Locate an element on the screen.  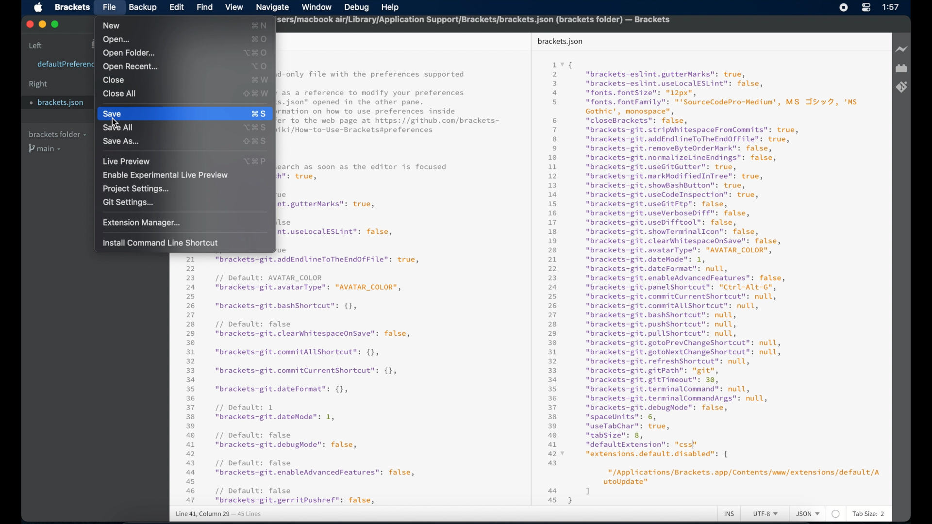
open shortcut is located at coordinates (260, 39).